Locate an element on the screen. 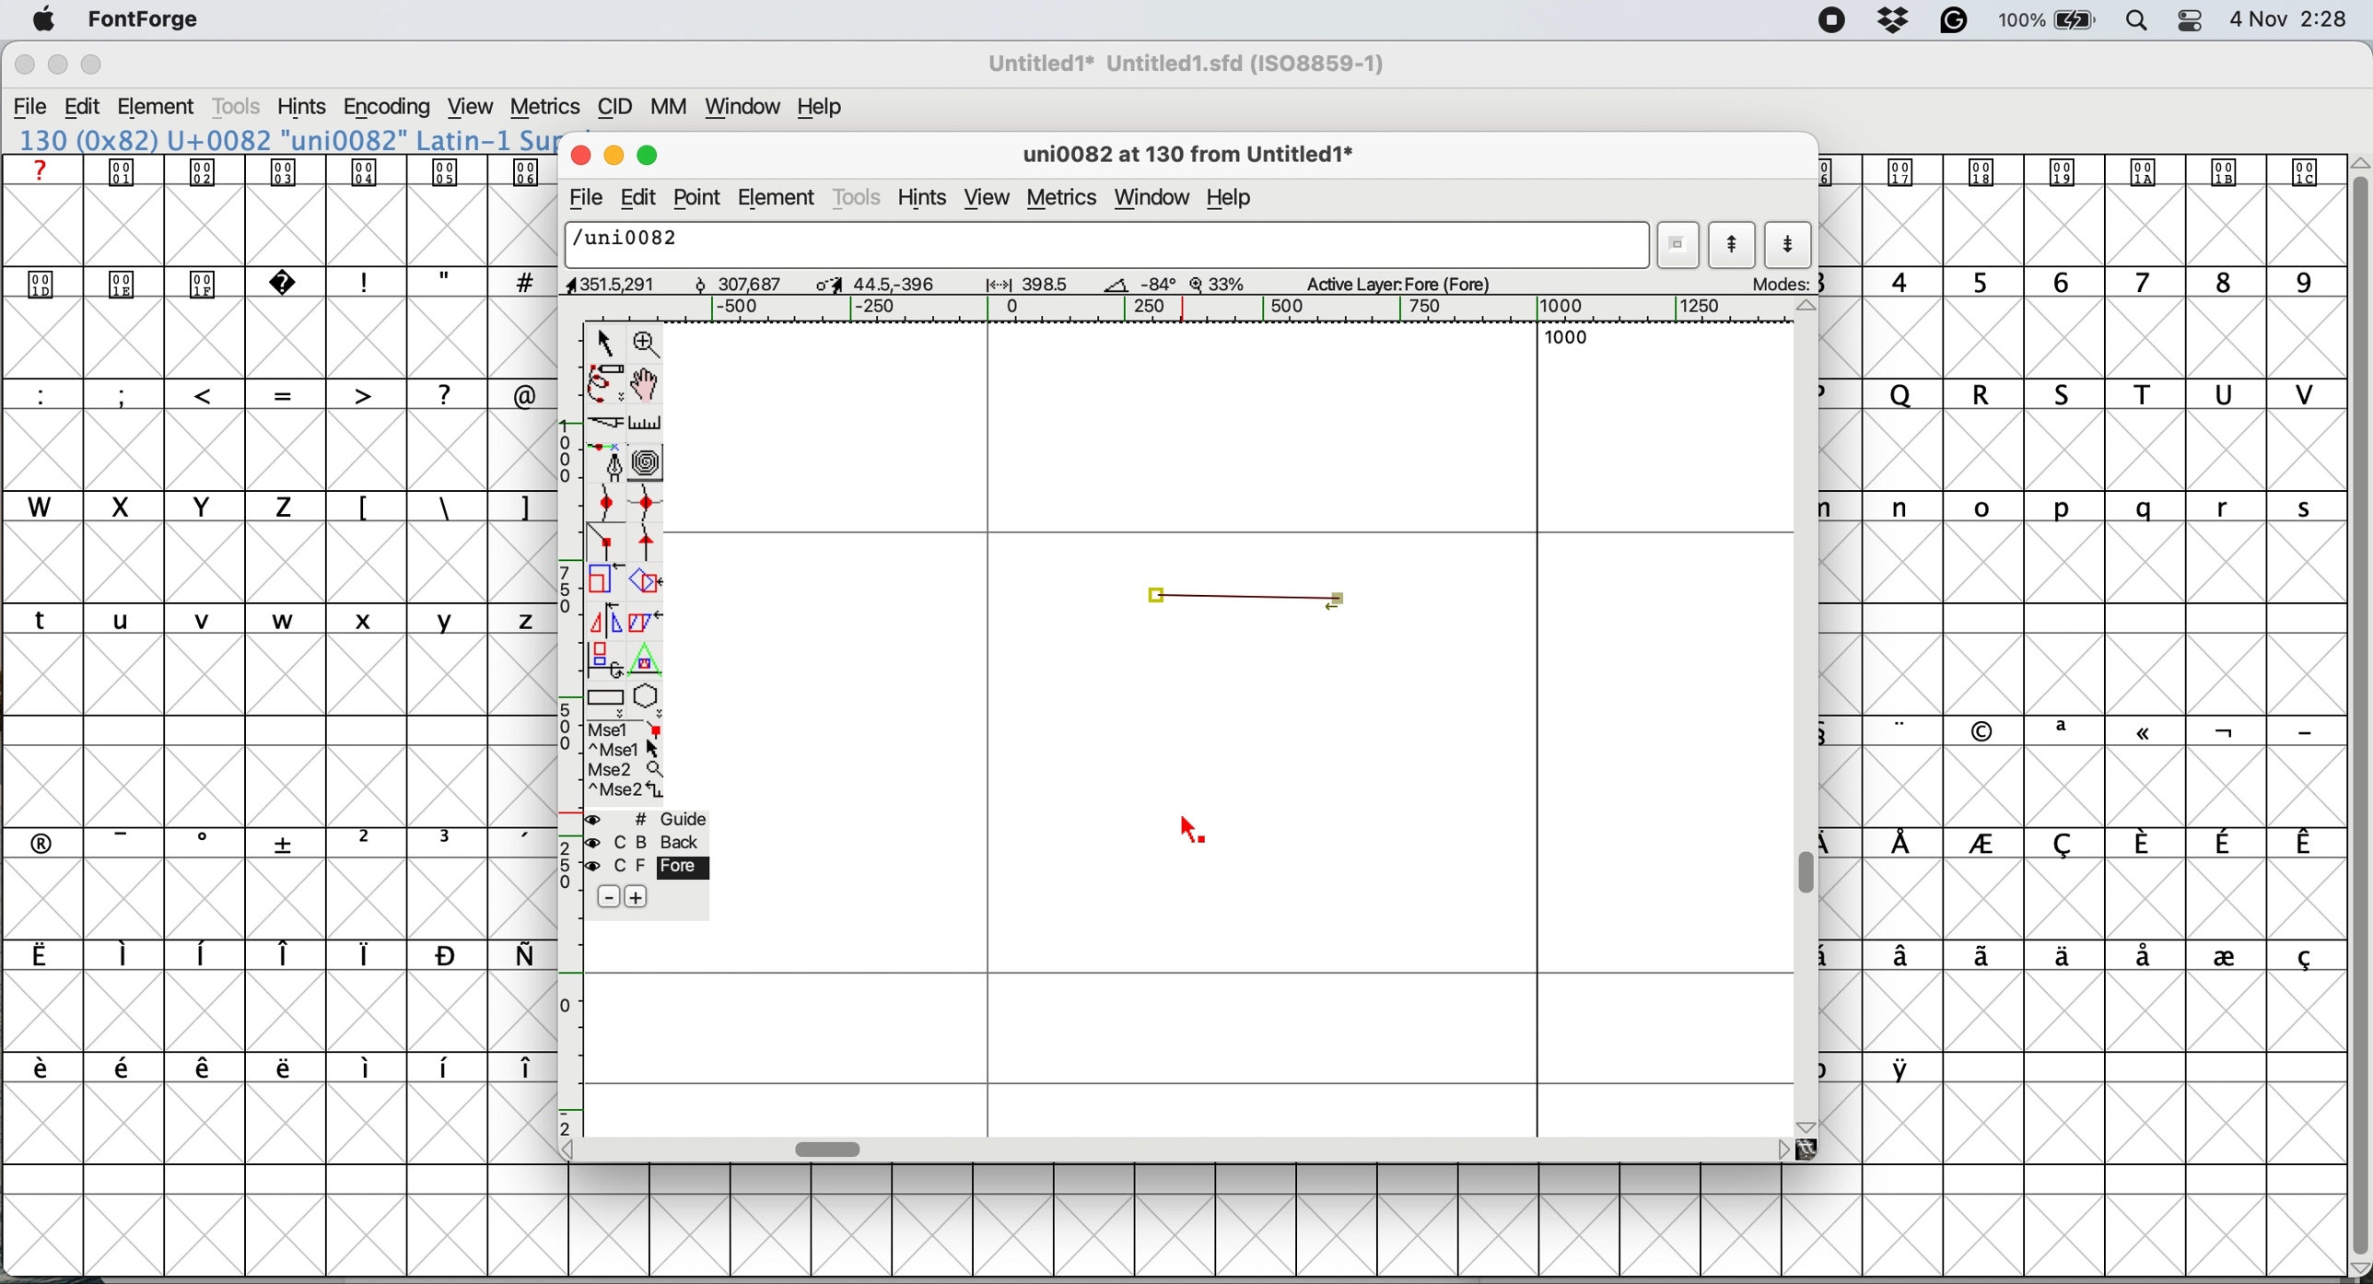 The width and height of the screenshot is (2373, 1284). selector is located at coordinates (603, 344).